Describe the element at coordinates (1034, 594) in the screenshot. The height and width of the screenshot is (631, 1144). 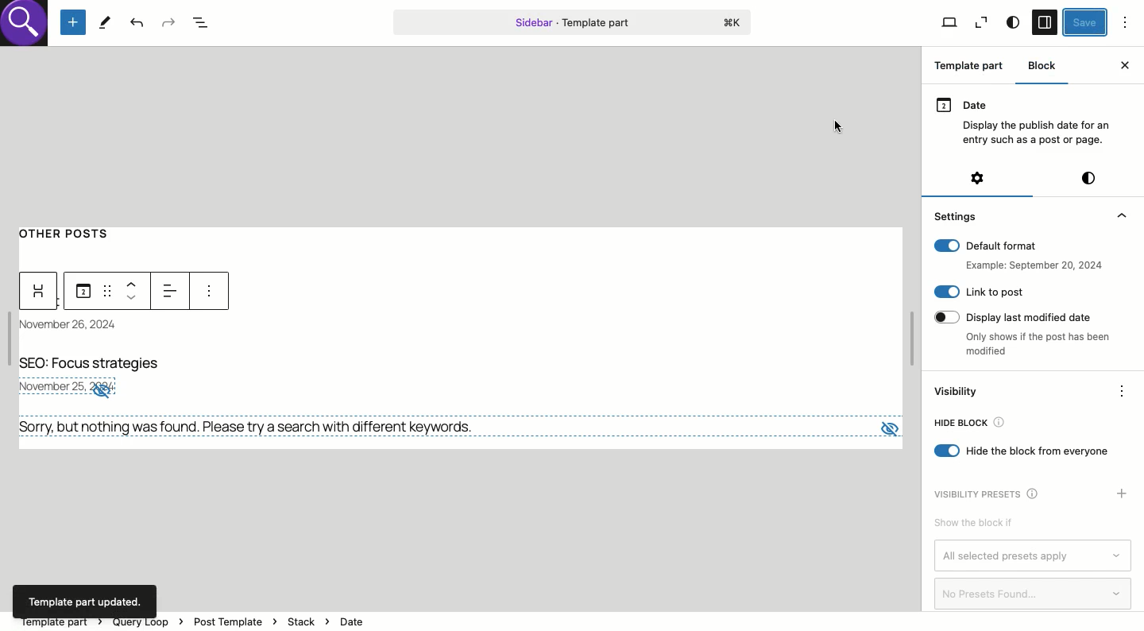
I see `No presets found` at that location.